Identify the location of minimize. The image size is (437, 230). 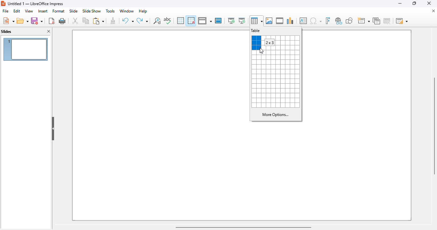
(401, 4).